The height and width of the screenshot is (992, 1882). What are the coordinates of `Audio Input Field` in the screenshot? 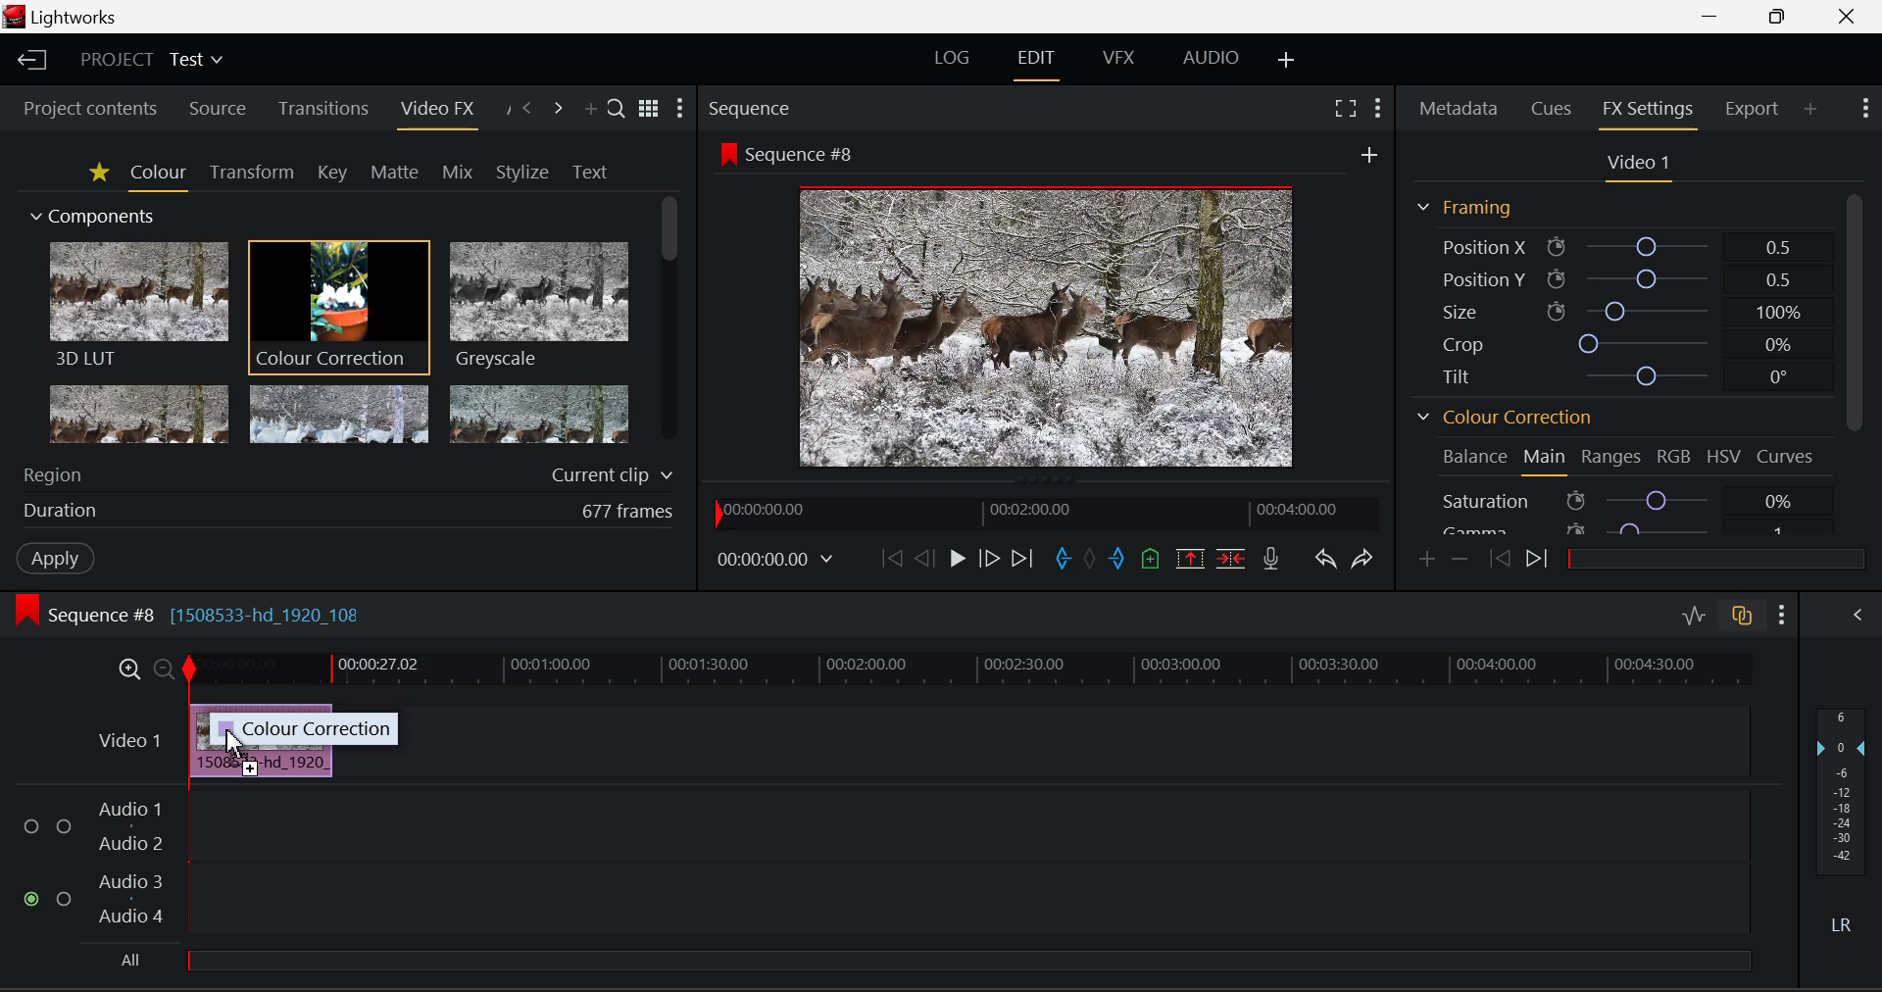 It's located at (966, 901).